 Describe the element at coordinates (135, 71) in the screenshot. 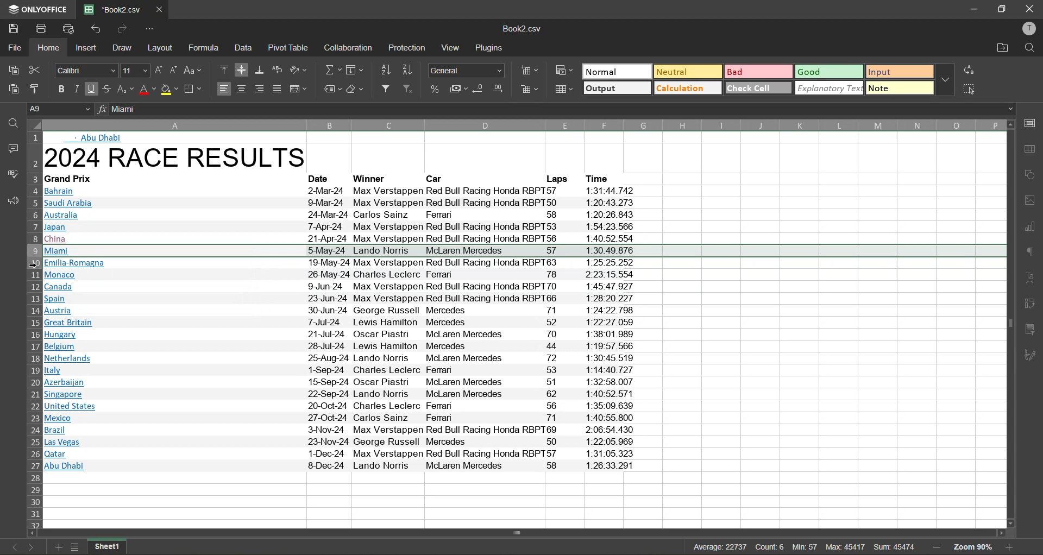

I see `size` at that location.